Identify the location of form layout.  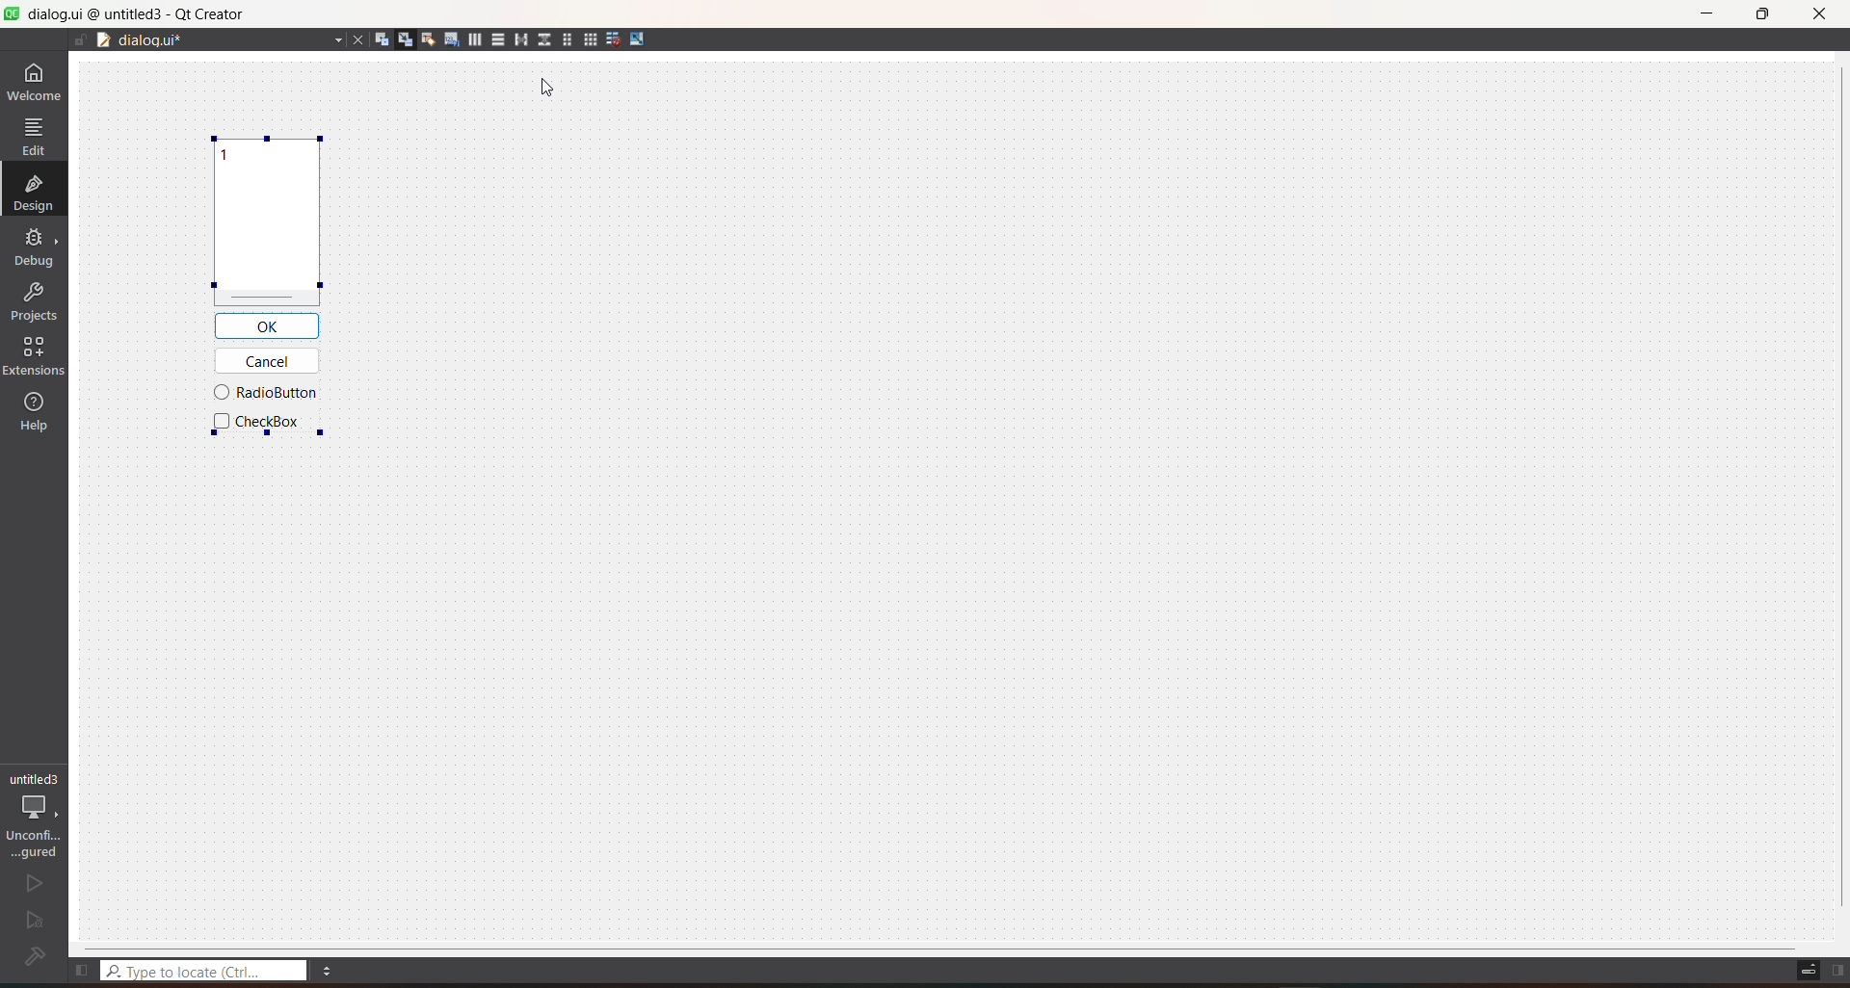
(566, 40).